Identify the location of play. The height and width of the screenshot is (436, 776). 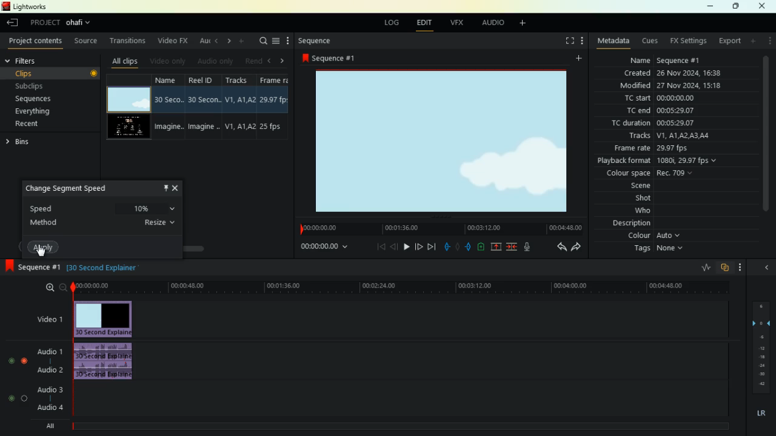
(406, 246).